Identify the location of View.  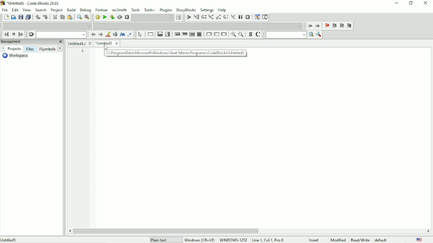
(27, 10).